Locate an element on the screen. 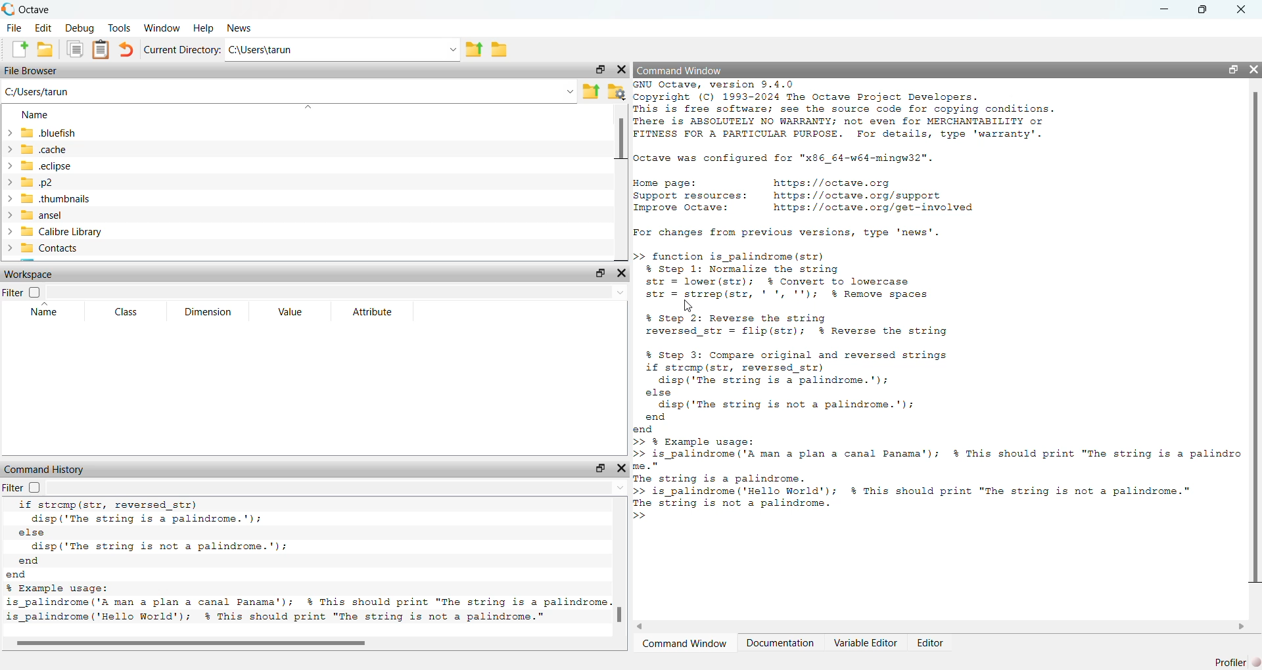 The image size is (1262, 670). current directory is located at coordinates (181, 49).